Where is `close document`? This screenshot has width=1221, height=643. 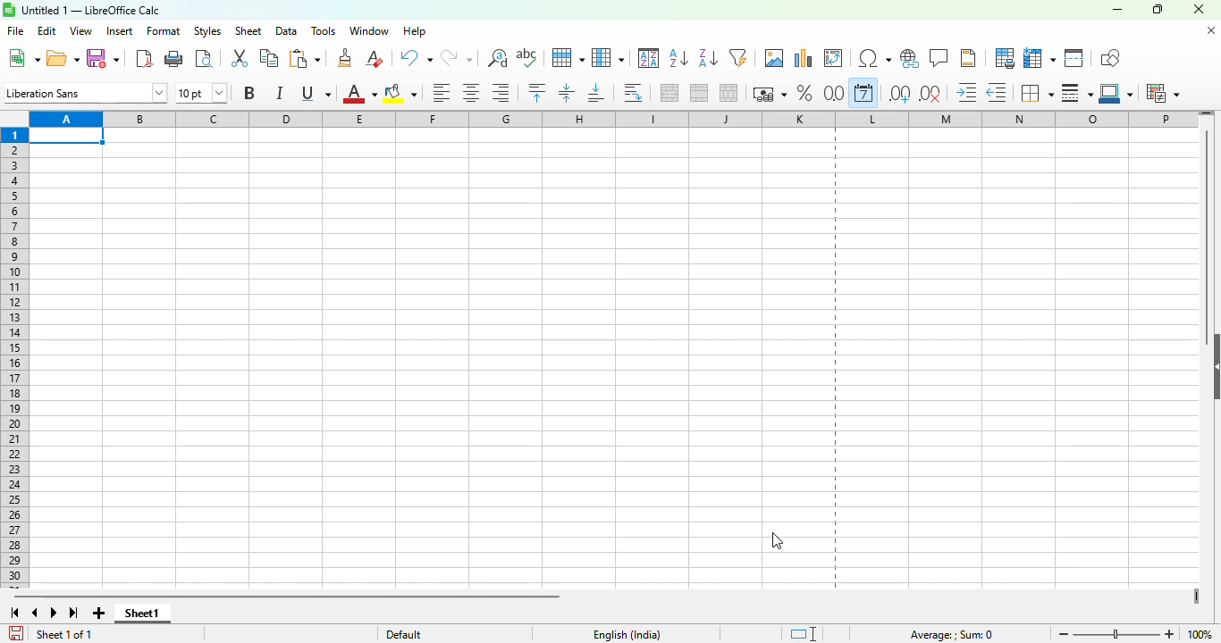
close document is located at coordinates (1212, 30).